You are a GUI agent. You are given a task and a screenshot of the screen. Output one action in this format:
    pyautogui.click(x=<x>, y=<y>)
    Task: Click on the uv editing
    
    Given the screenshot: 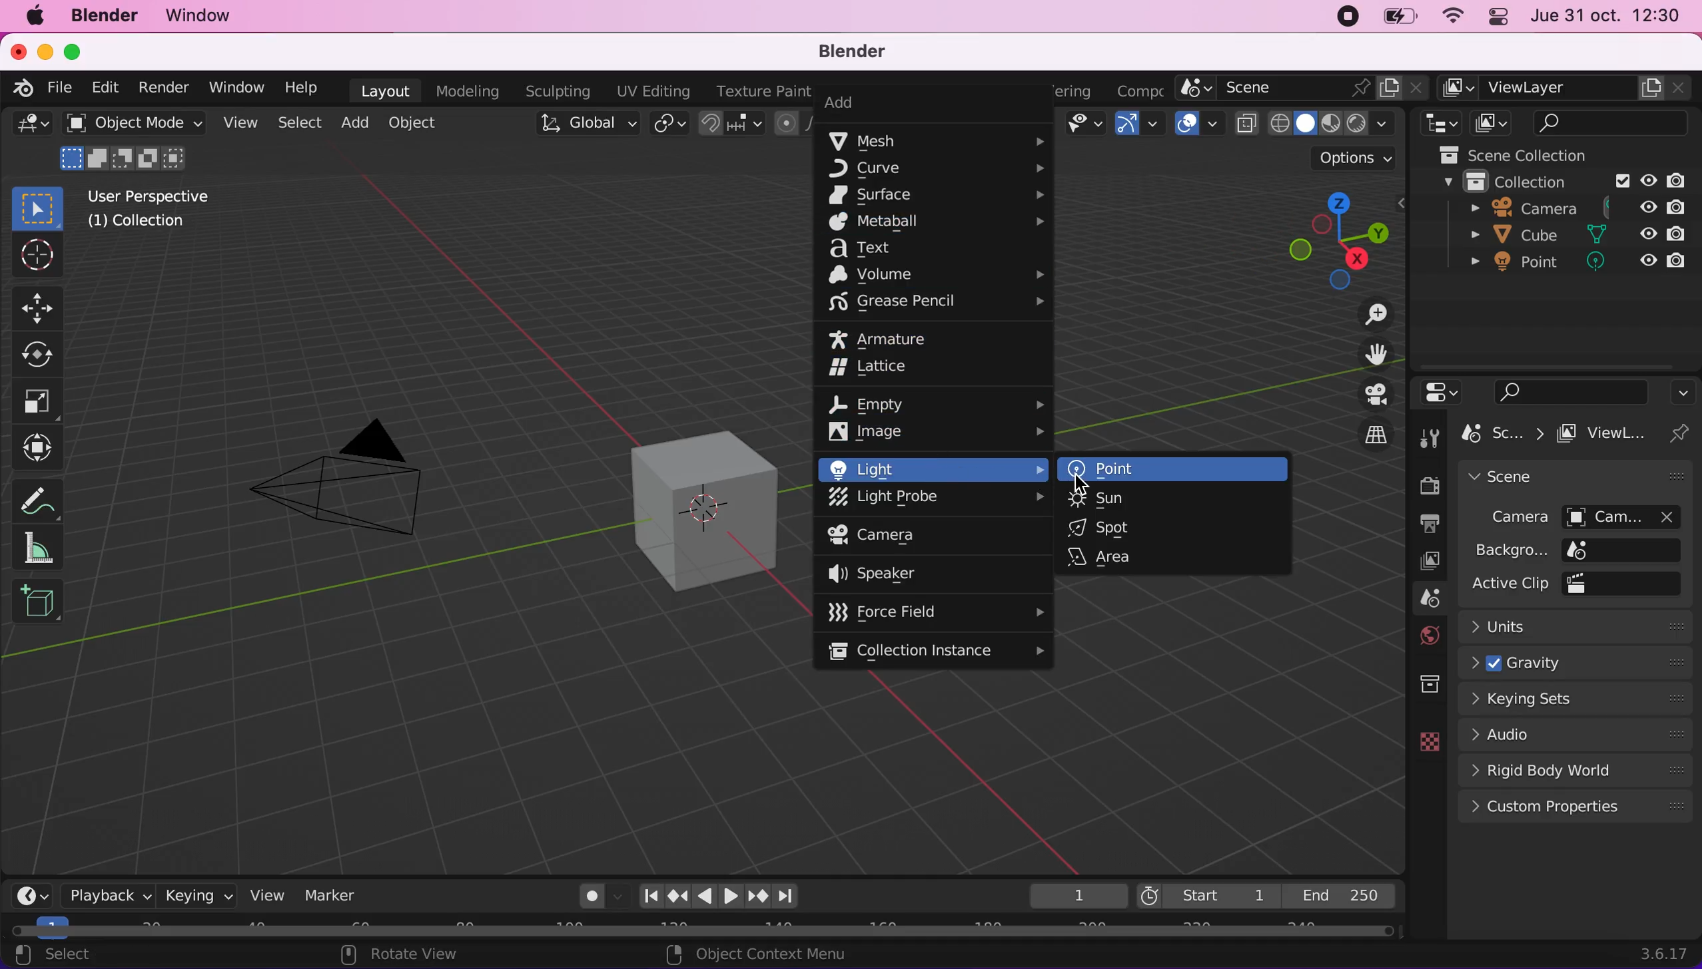 What is the action you would take?
    pyautogui.click(x=654, y=93)
    